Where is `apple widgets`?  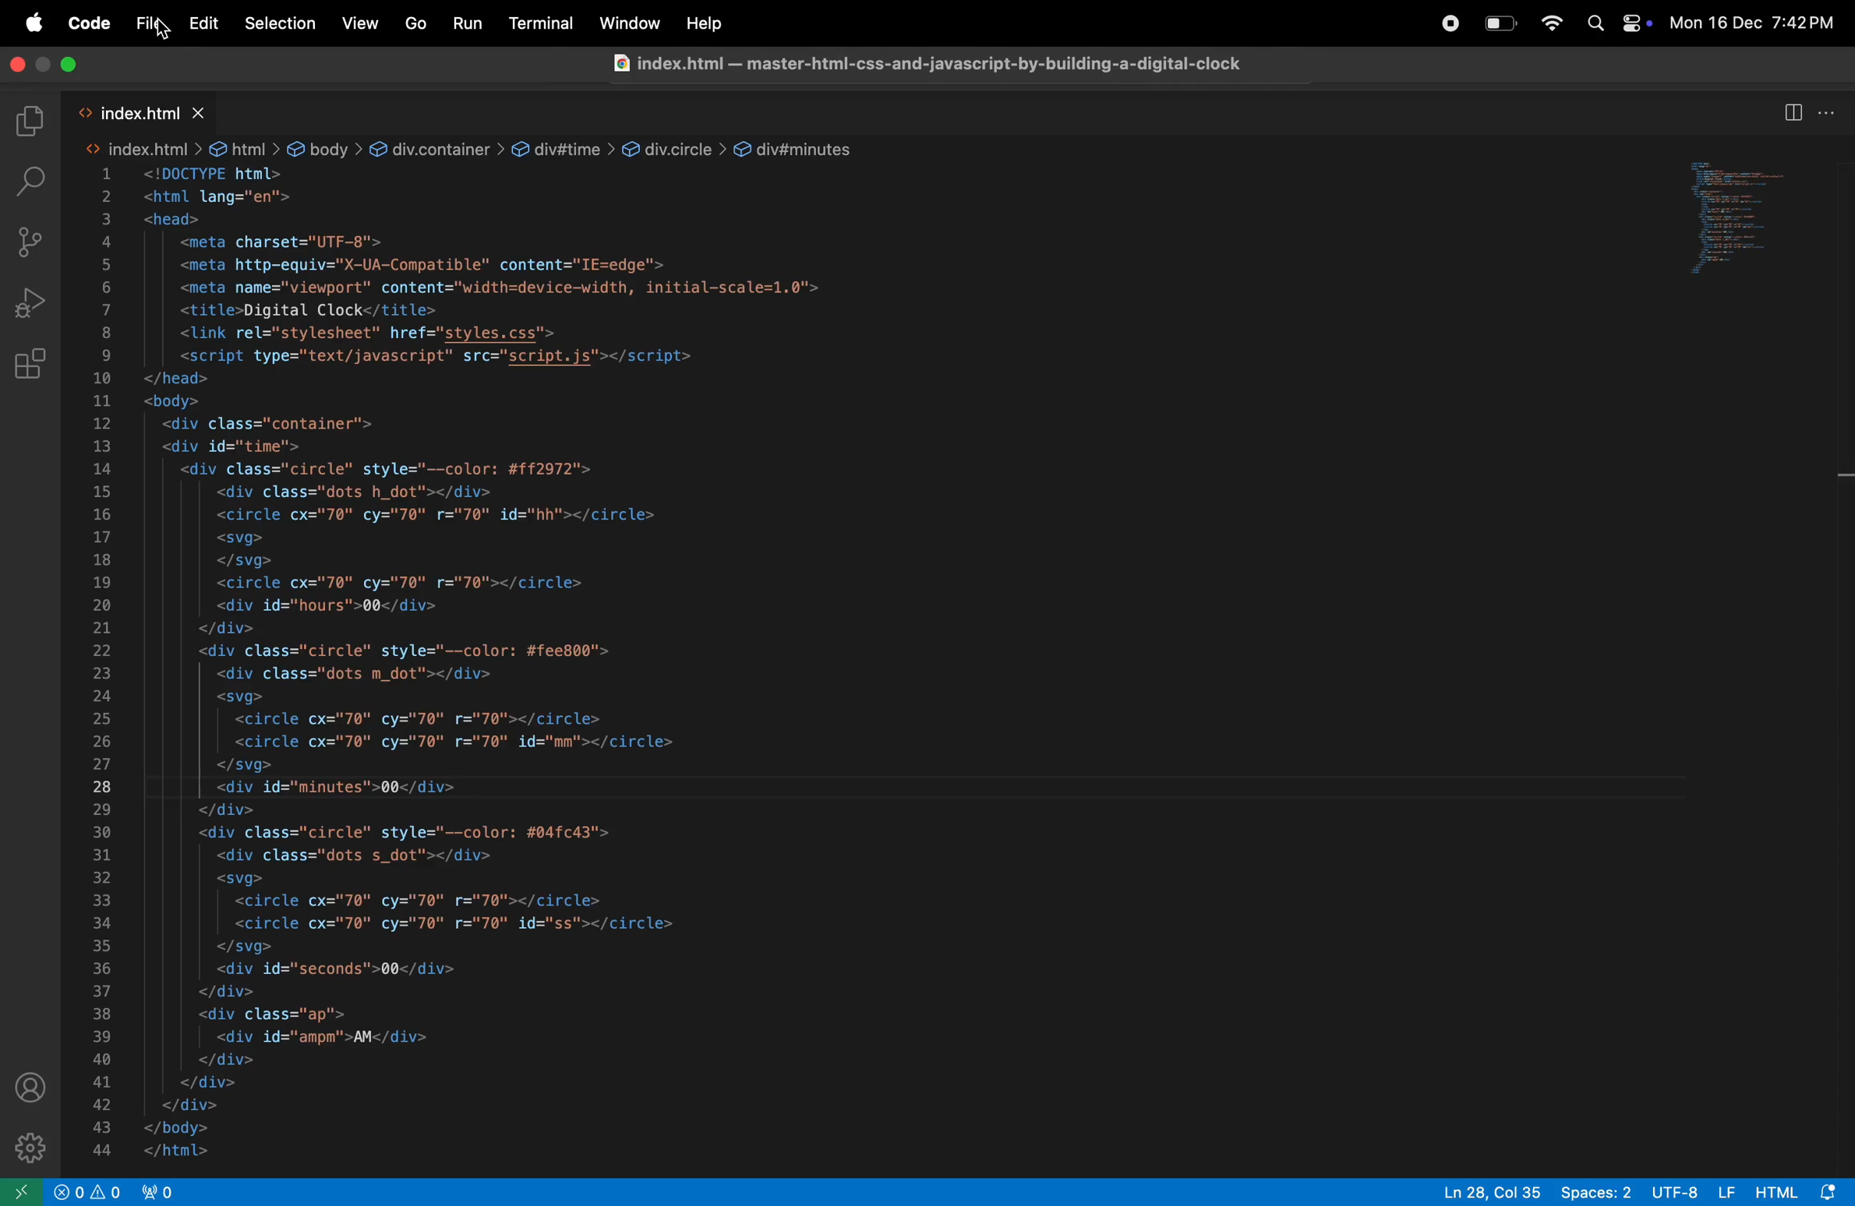 apple widgets is located at coordinates (1635, 26).